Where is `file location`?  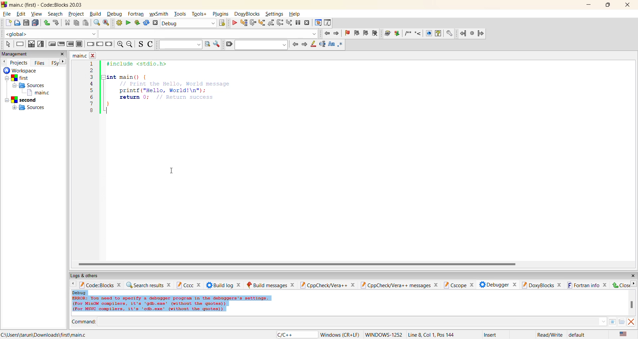 file location is located at coordinates (46, 335).